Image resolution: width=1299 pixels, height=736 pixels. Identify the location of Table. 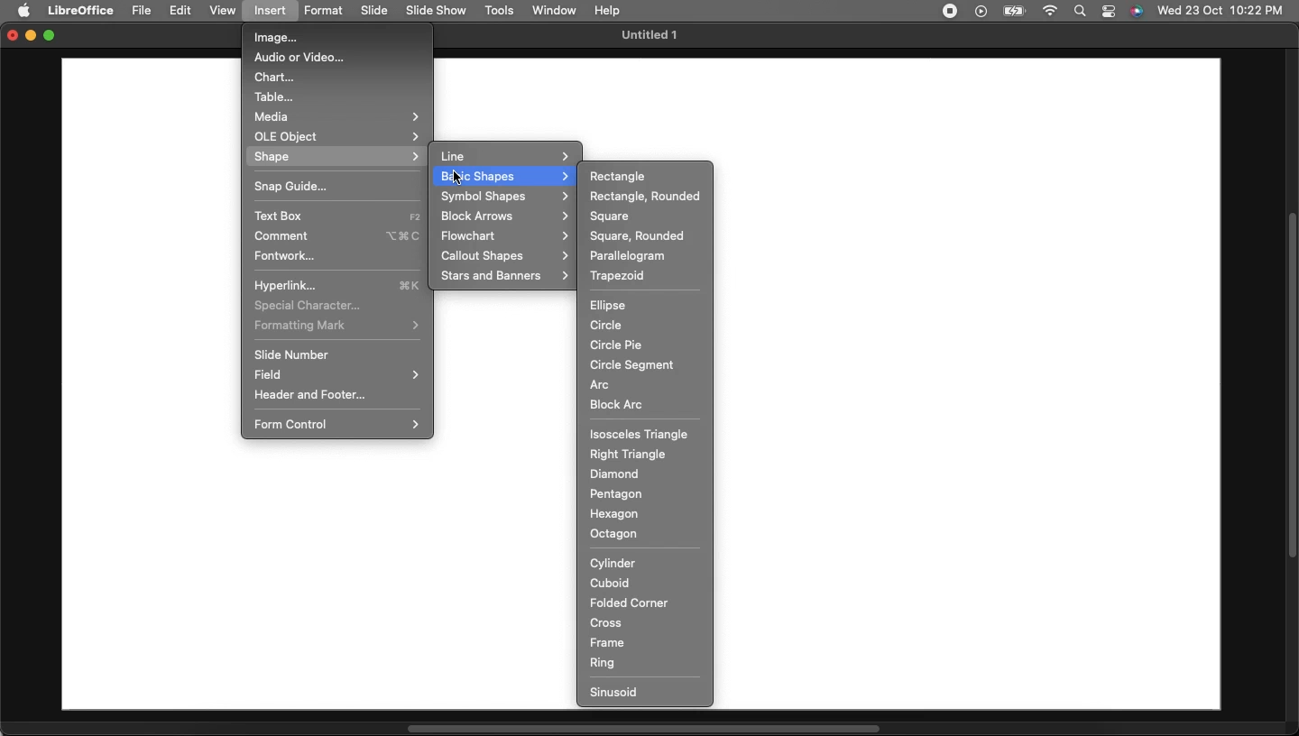
(277, 97).